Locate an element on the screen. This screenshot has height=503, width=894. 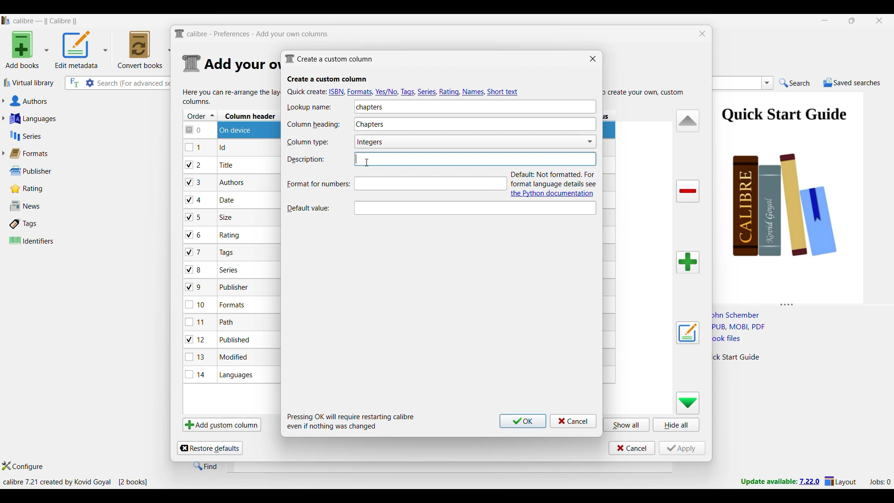
checkbox - 11 is located at coordinates (196, 322).